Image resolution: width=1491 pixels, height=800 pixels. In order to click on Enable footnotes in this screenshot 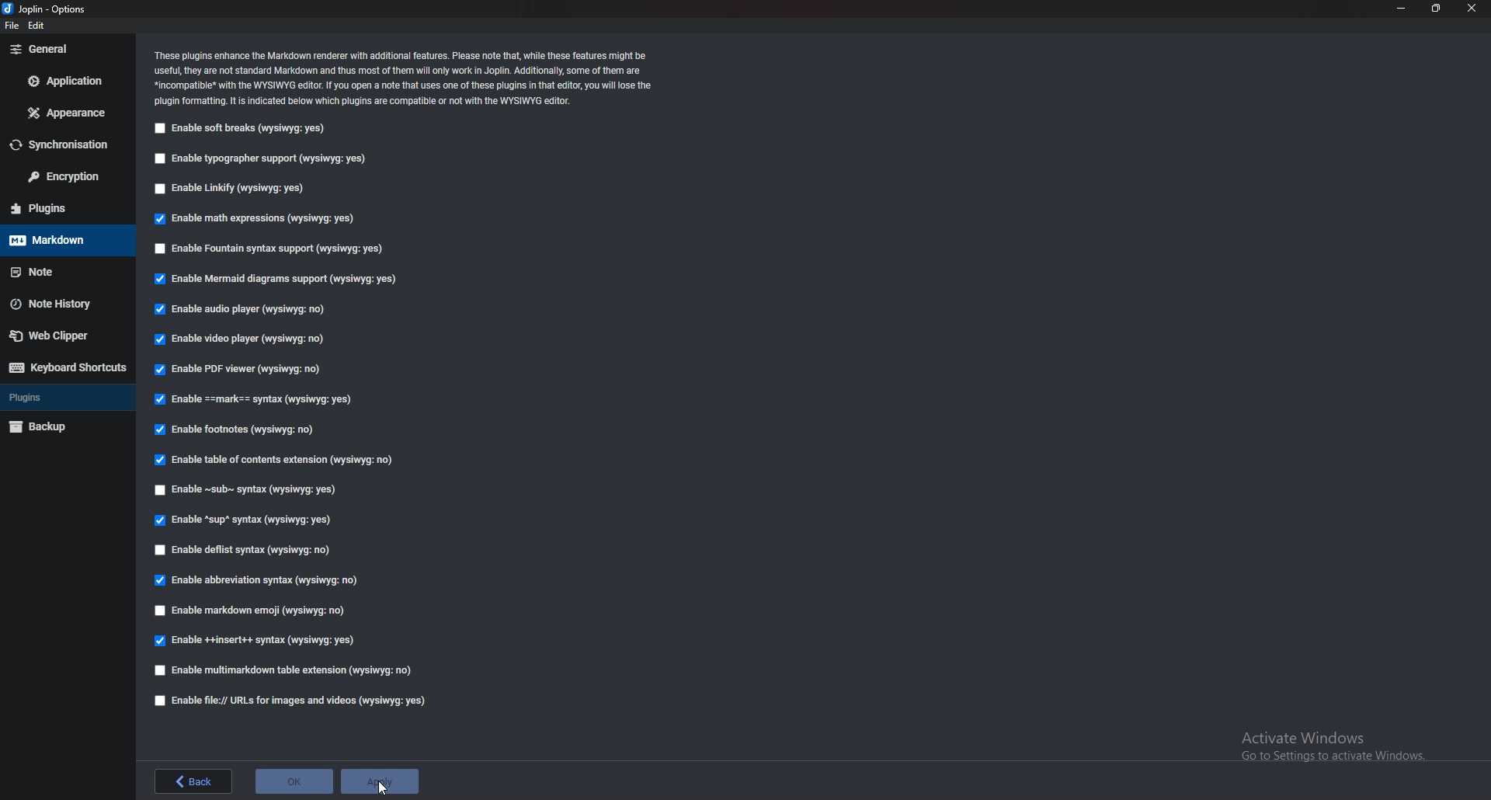, I will do `click(235, 430)`.